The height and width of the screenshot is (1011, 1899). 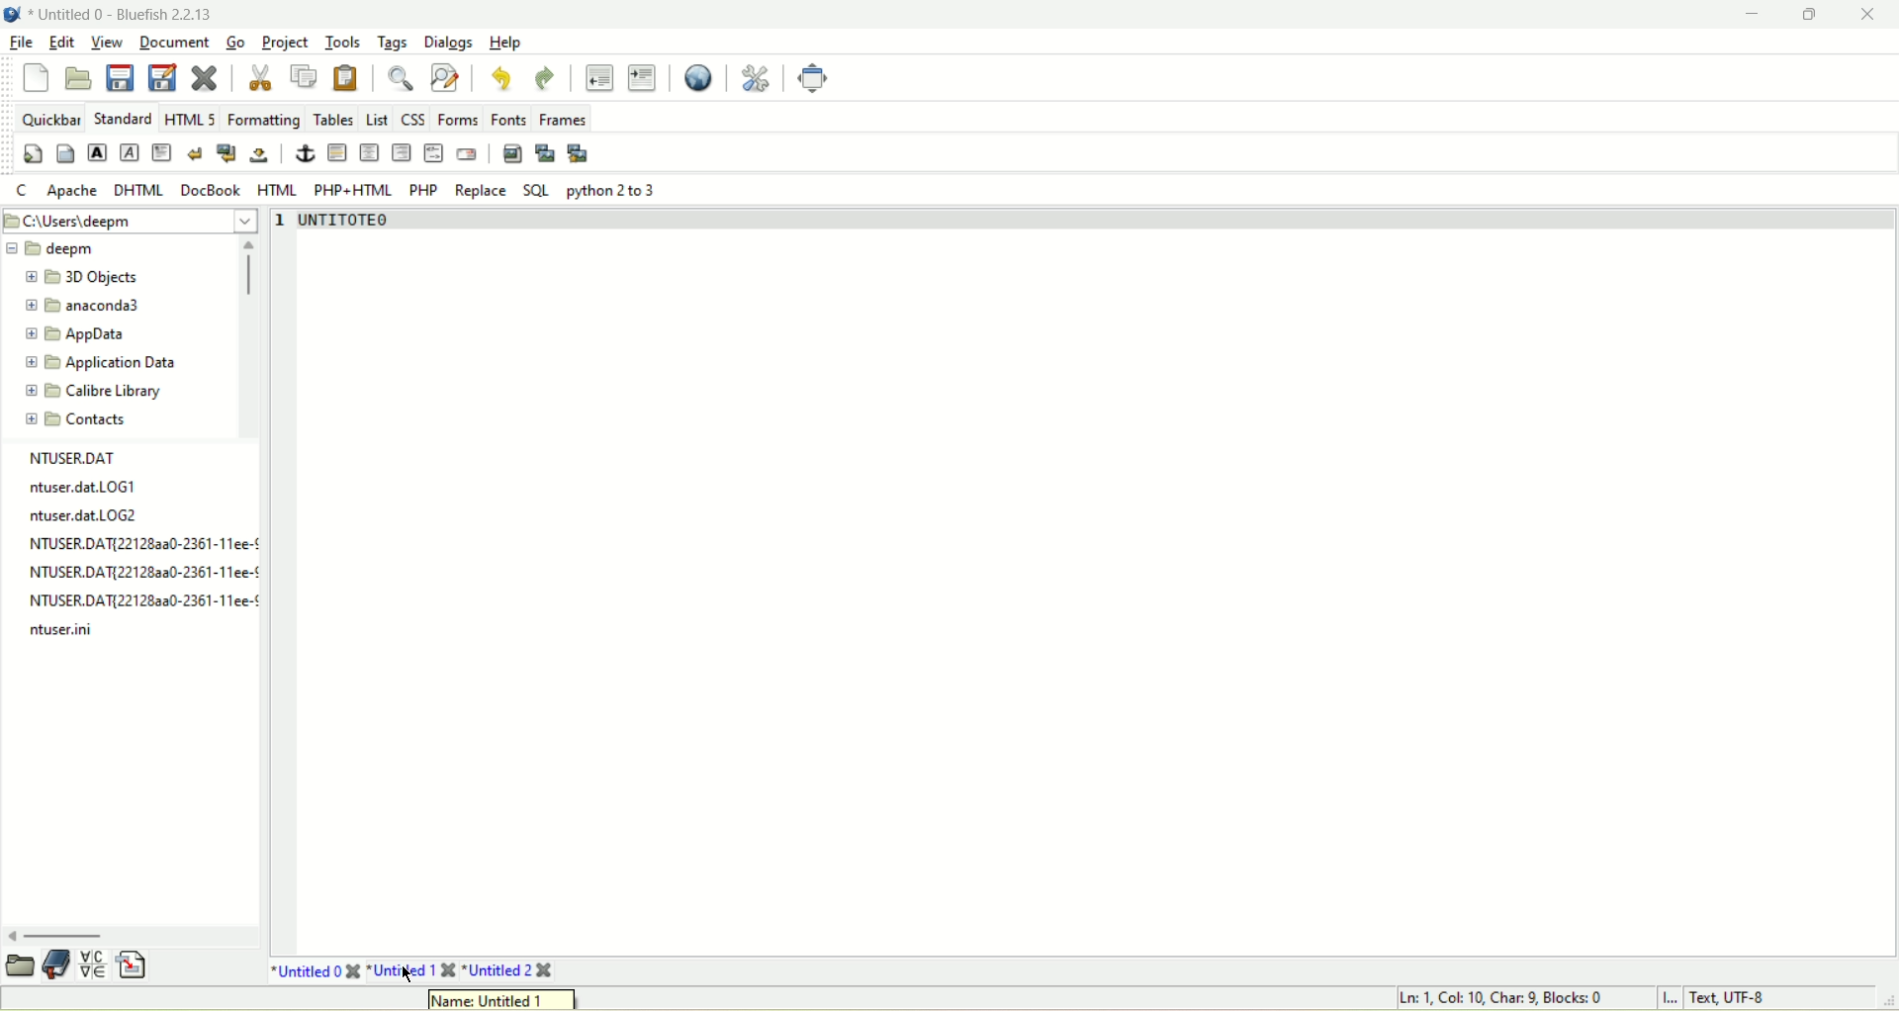 I want to click on untitled 1, so click(x=414, y=974).